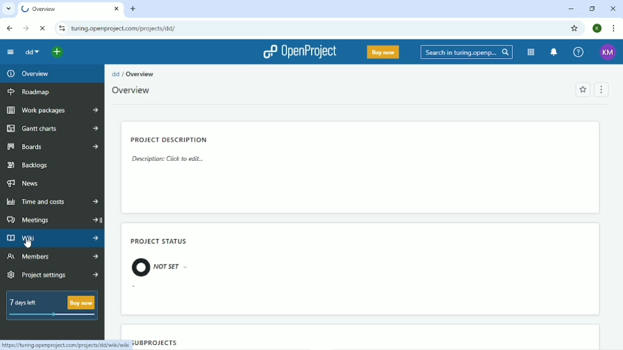 The image size is (623, 350). What do you see at coordinates (159, 241) in the screenshot?
I see `Project status` at bounding box center [159, 241].